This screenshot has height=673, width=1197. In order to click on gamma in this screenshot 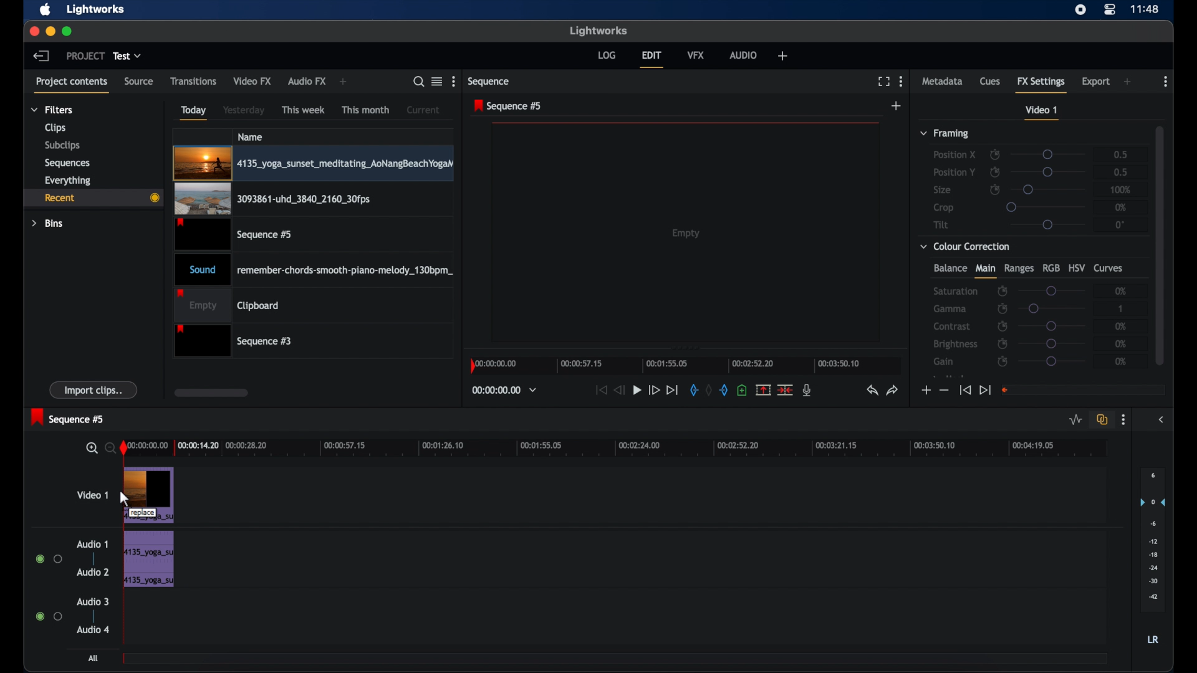, I will do `click(949, 308)`.